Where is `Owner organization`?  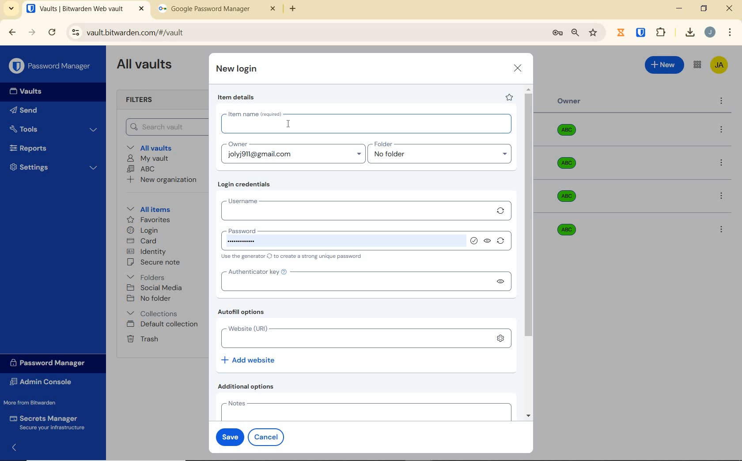 Owner organization is located at coordinates (564, 229).